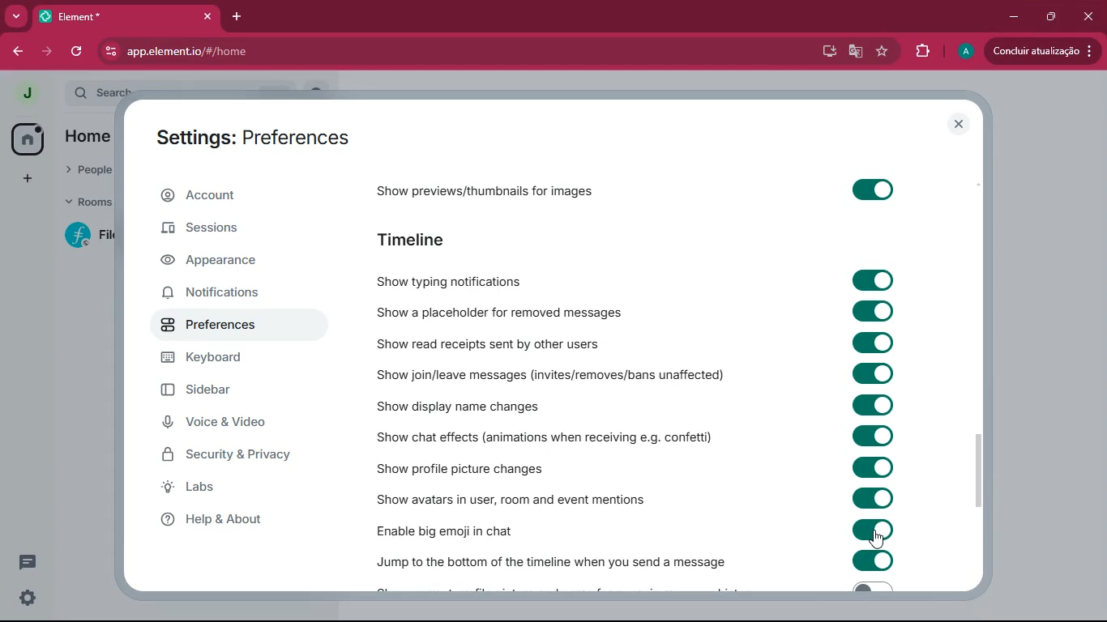 The width and height of the screenshot is (1107, 622). I want to click on help & about, so click(239, 522).